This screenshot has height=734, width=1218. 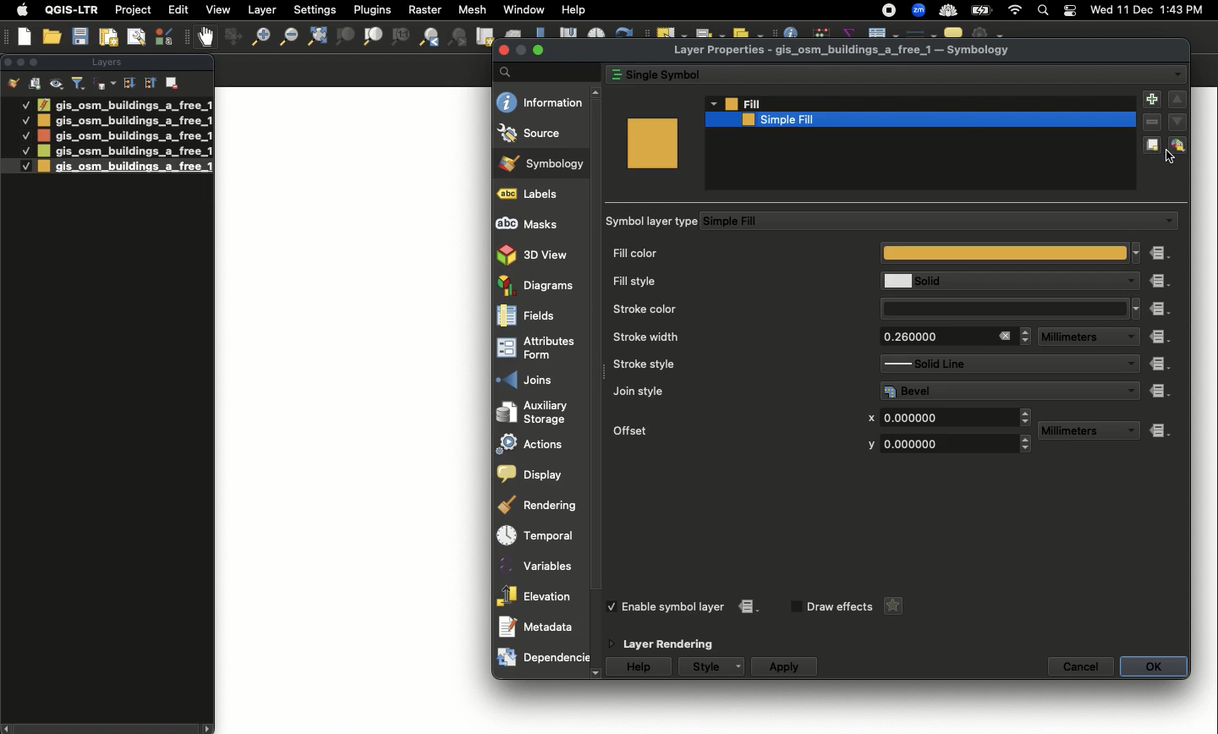 I want to click on battery, so click(x=985, y=9).